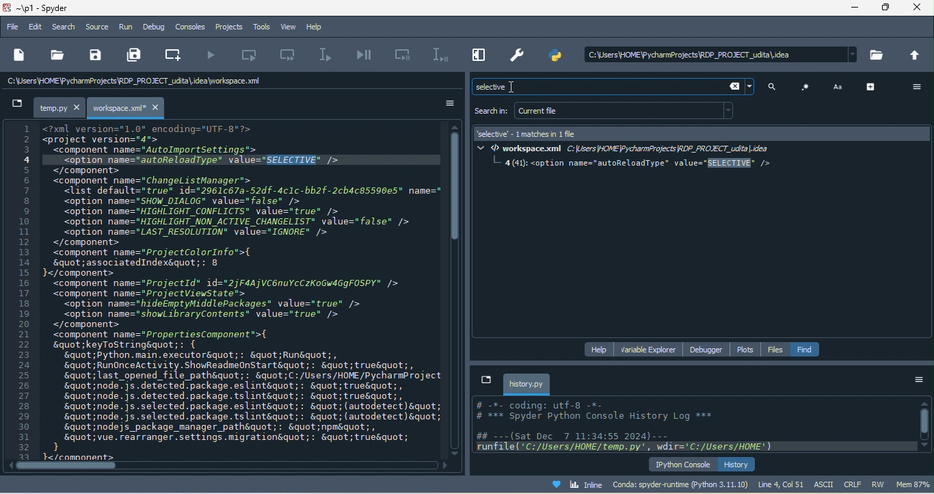 The width and height of the screenshot is (934, 494). I want to click on browse tabs, so click(16, 106).